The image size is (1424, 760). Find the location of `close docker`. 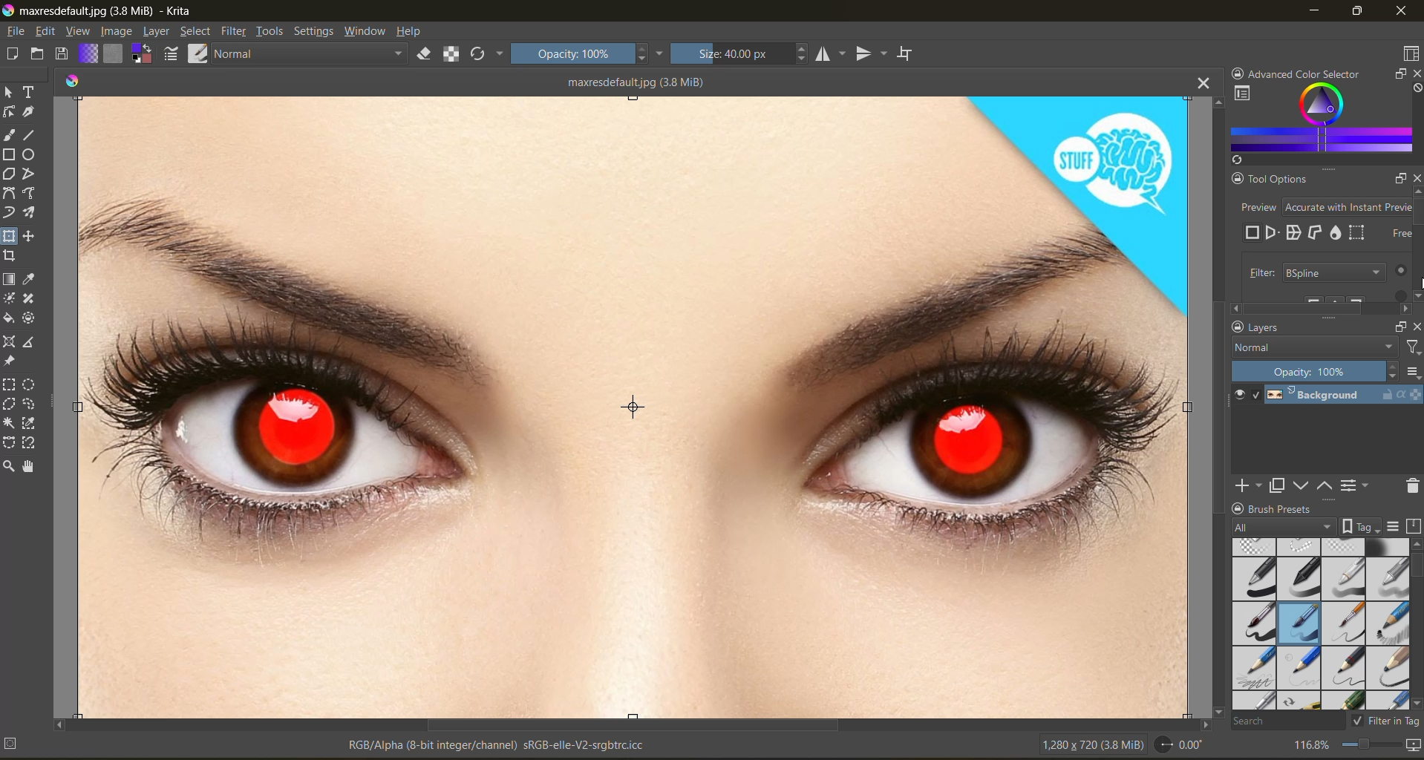

close docker is located at coordinates (1415, 76).